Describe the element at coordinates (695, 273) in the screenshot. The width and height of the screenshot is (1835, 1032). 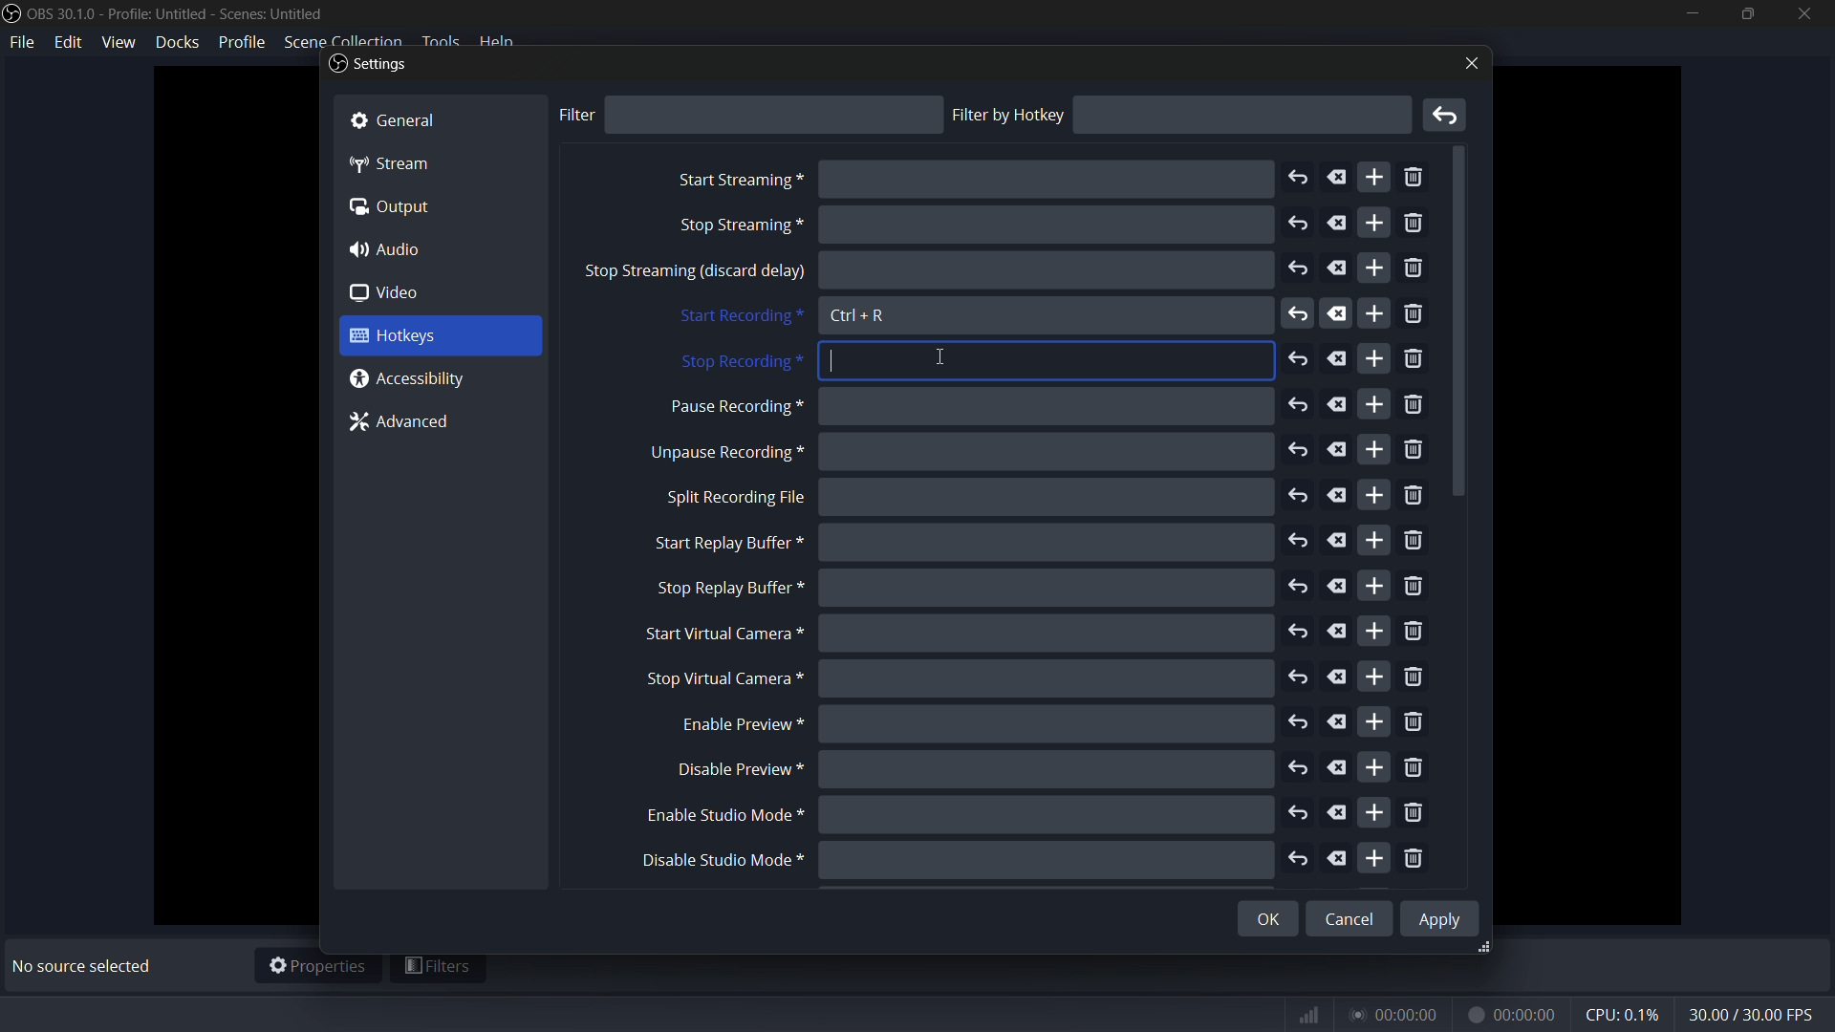
I see `stop sreaming` at that location.